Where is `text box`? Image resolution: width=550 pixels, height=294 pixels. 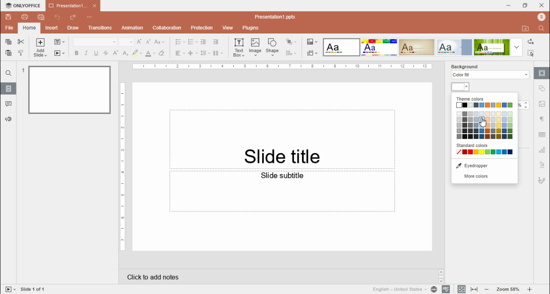
text box is located at coordinates (282, 138).